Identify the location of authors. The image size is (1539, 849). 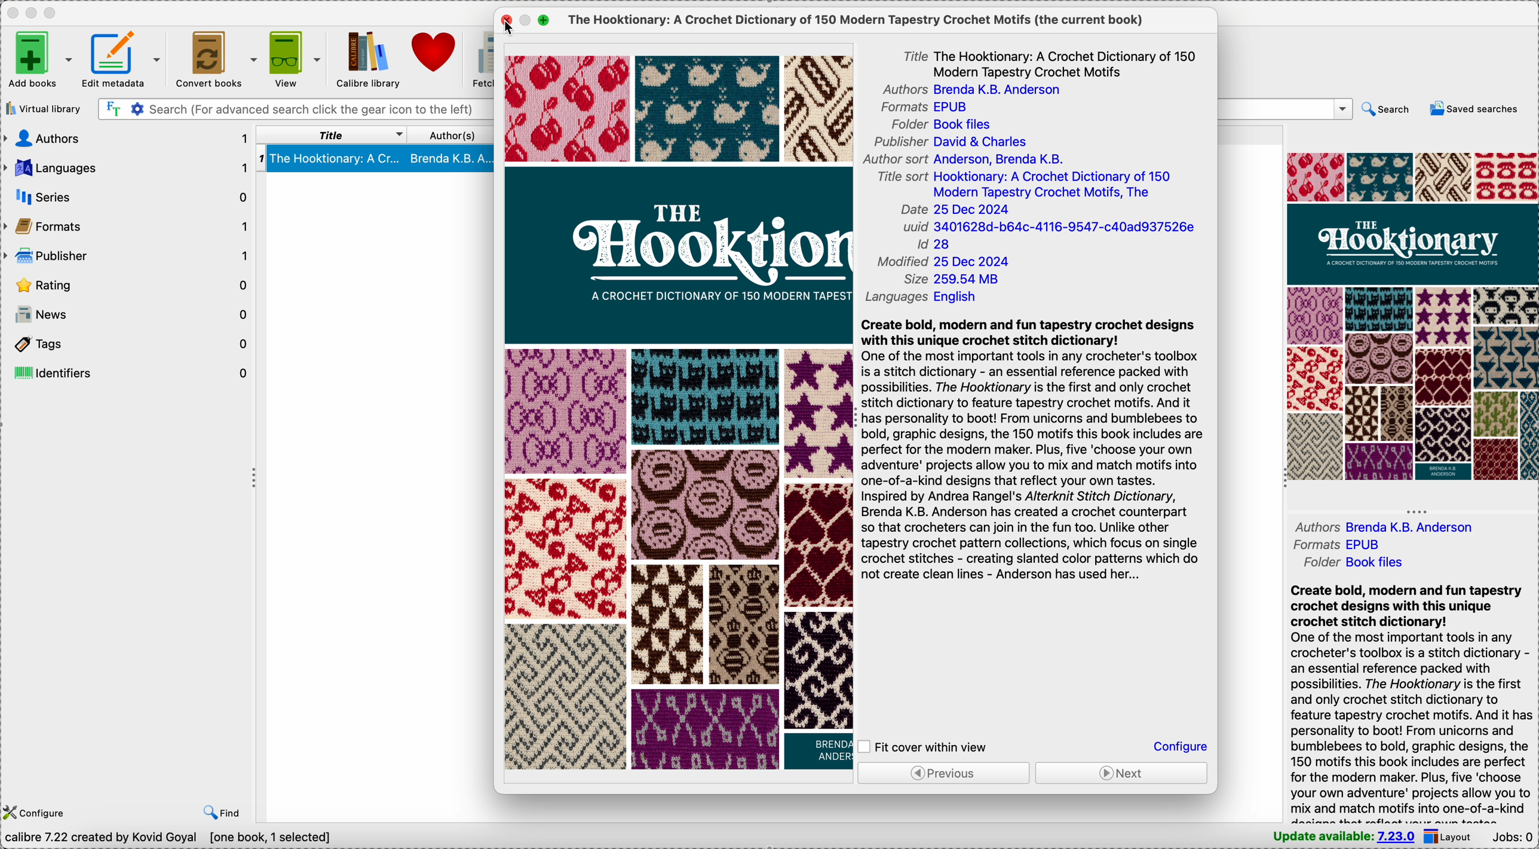
(973, 91).